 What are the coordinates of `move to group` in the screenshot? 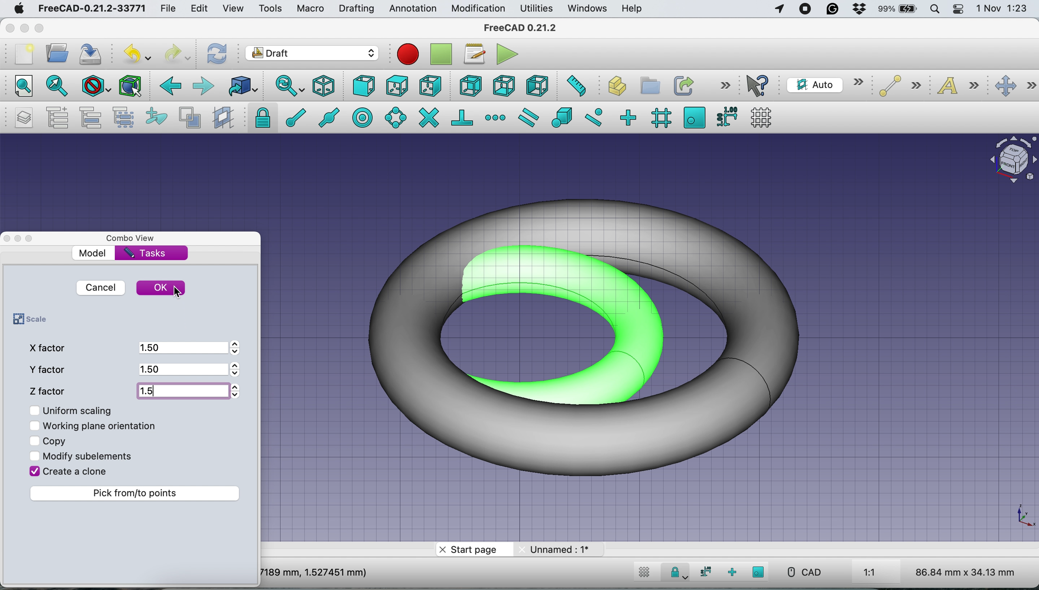 It's located at (94, 118).